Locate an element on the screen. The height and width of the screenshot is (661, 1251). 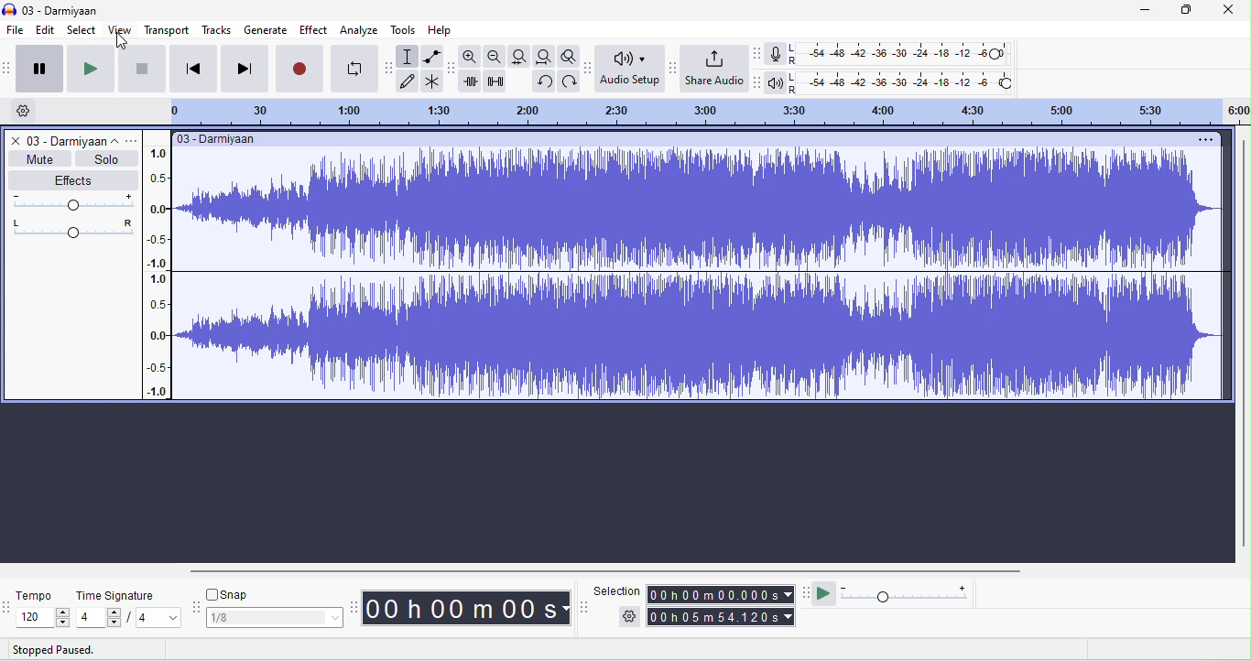
audacity audio set up toolbar is located at coordinates (590, 68).